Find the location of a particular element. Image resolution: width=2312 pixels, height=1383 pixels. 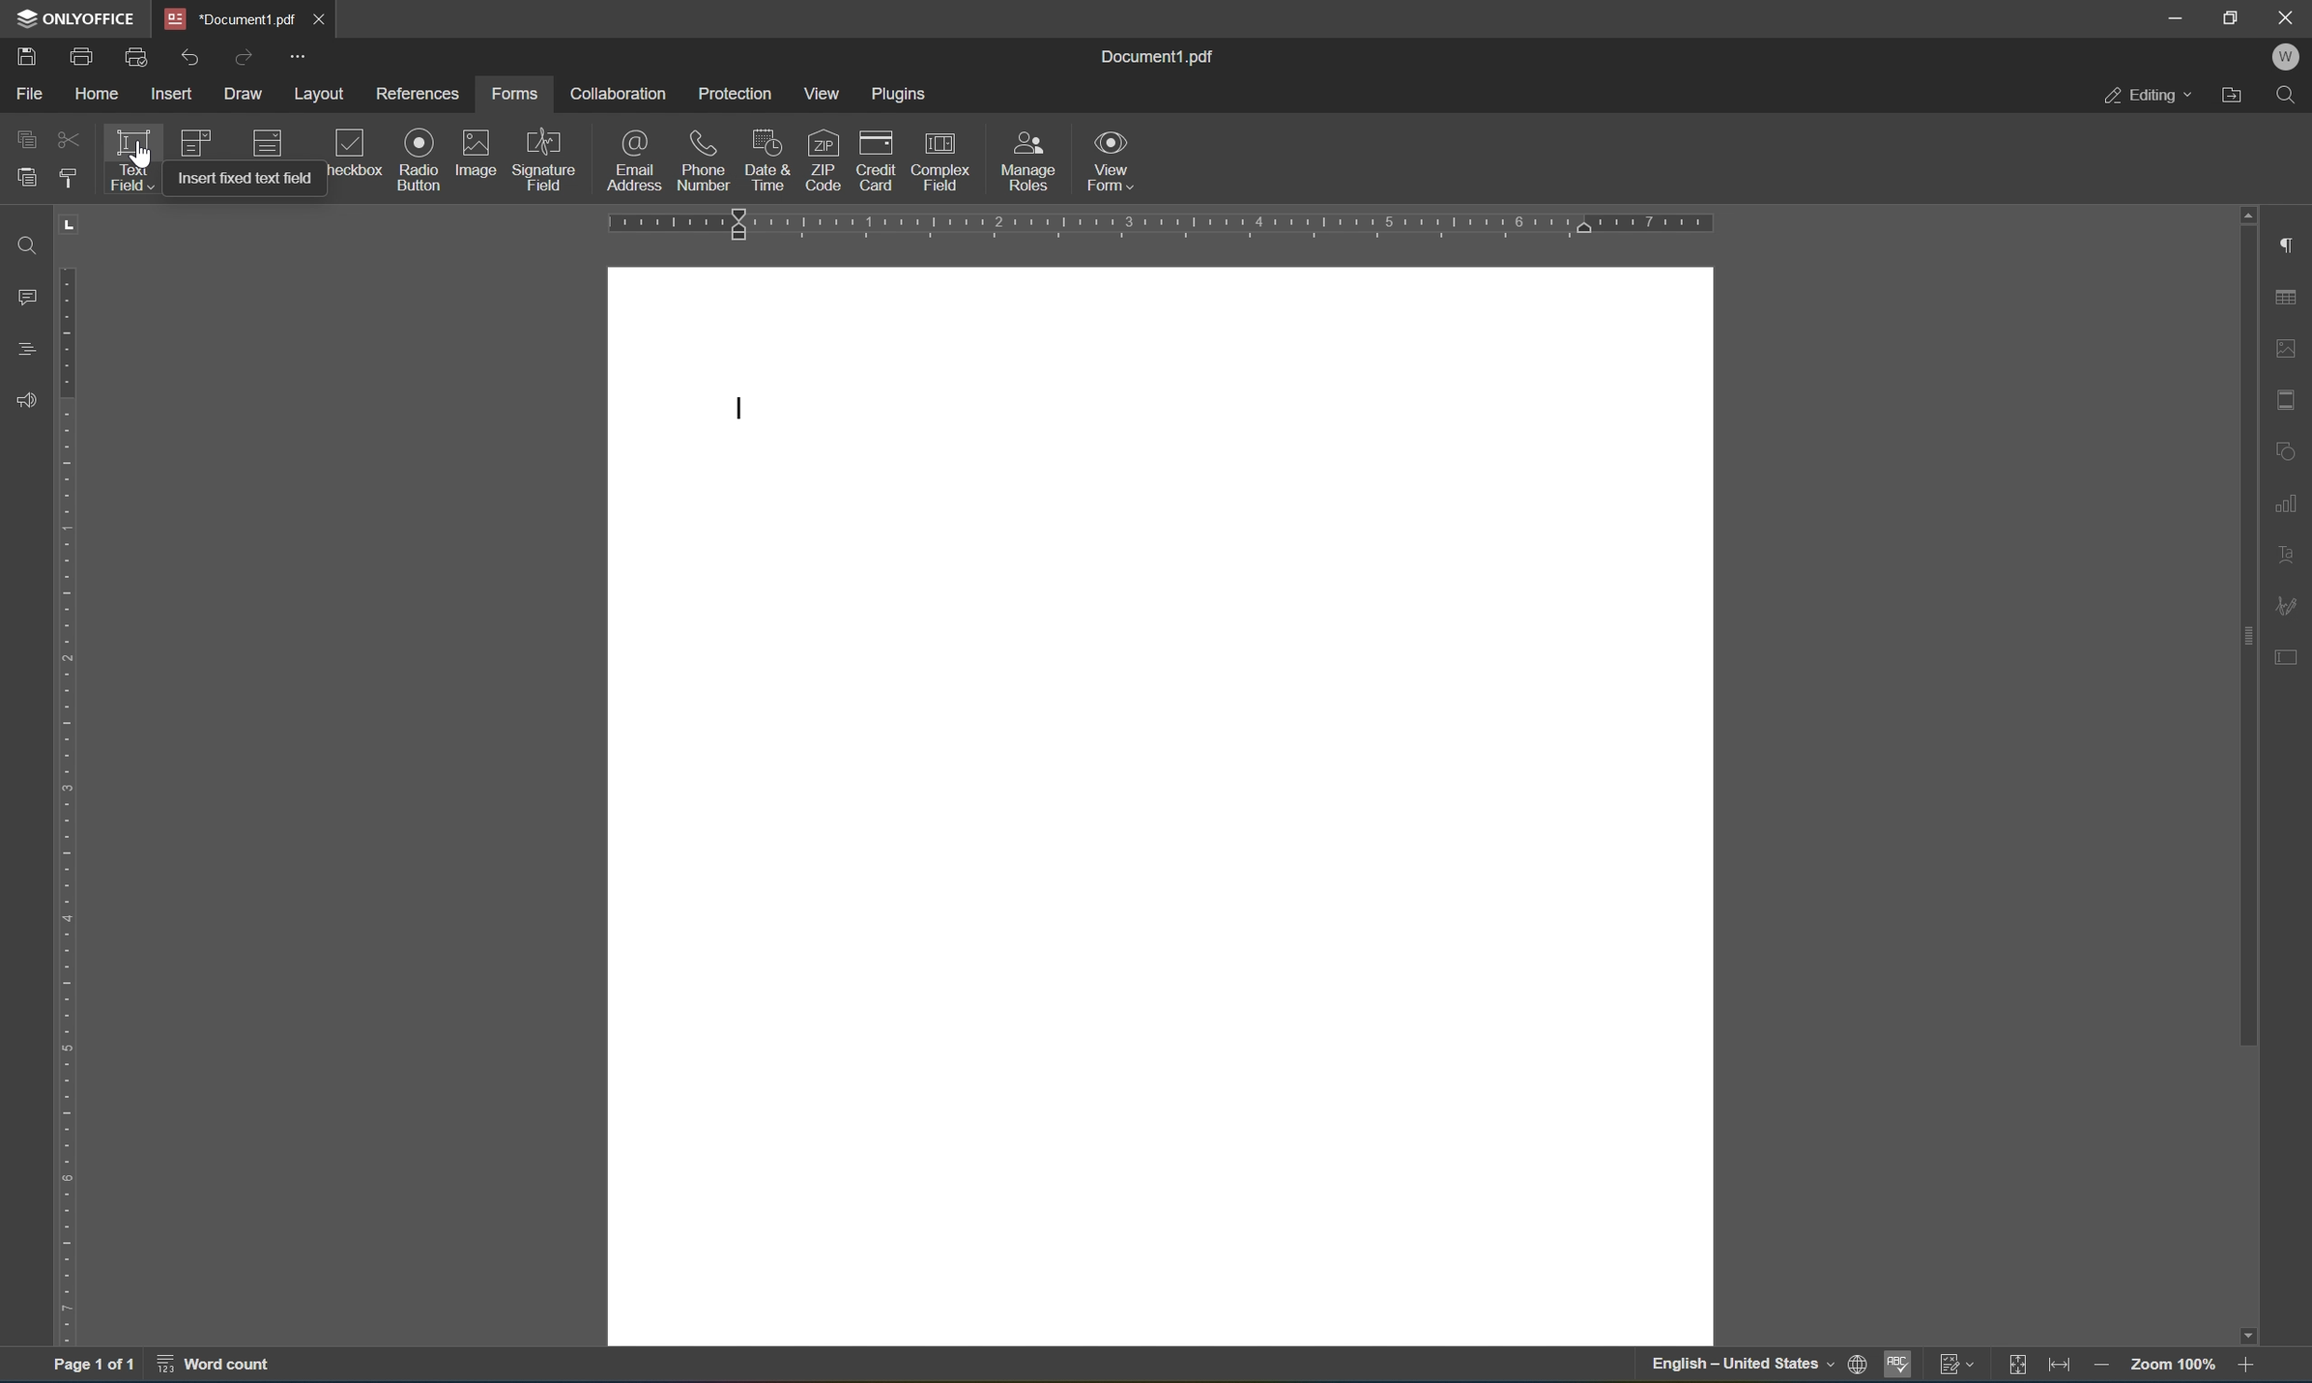

scroll down is located at coordinates (2243, 1337).